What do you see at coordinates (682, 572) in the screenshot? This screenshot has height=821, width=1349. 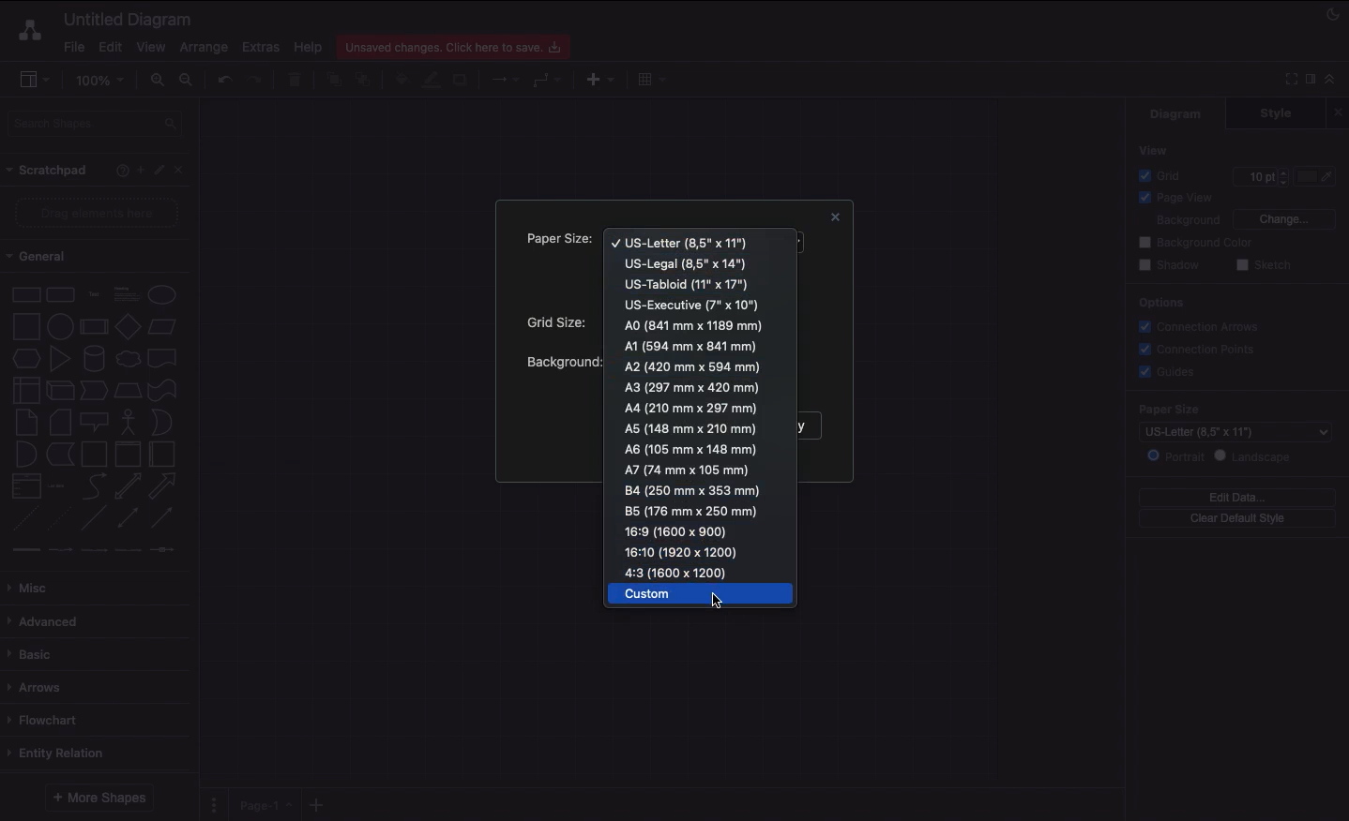 I see `4:3` at bounding box center [682, 572].